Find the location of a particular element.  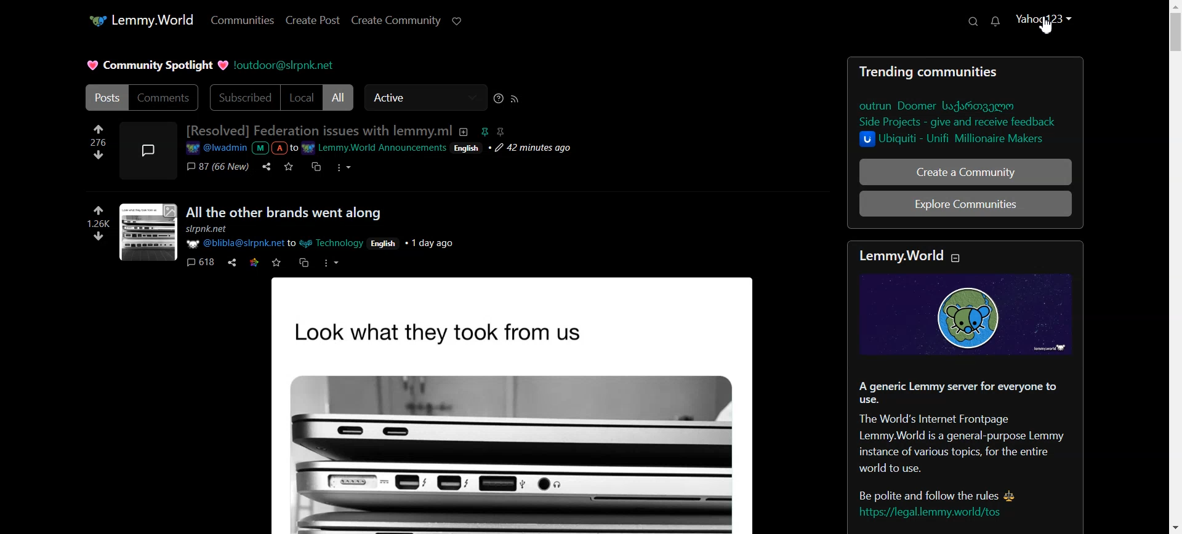

Collapse is located at coordinates (955, 258).